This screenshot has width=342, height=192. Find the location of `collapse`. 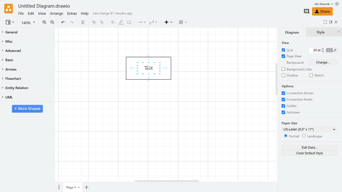

collapse is located at coordinates (336, 22).